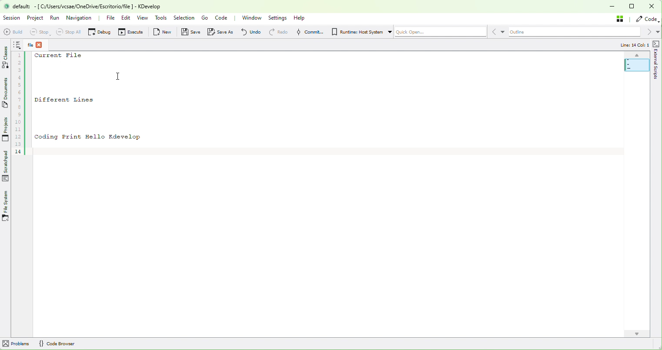 The image size is (662, 350). I want to click on StopAll, so click(68, 32).